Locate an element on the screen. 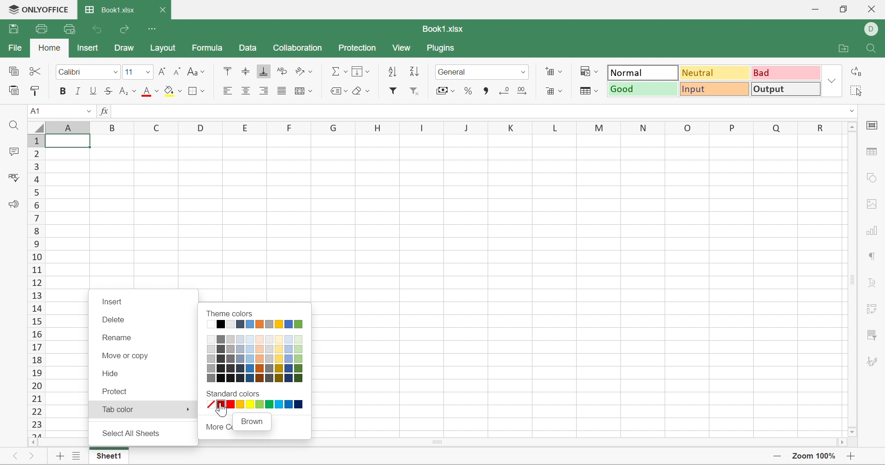  Cursor is located at coordinates (220, 410).